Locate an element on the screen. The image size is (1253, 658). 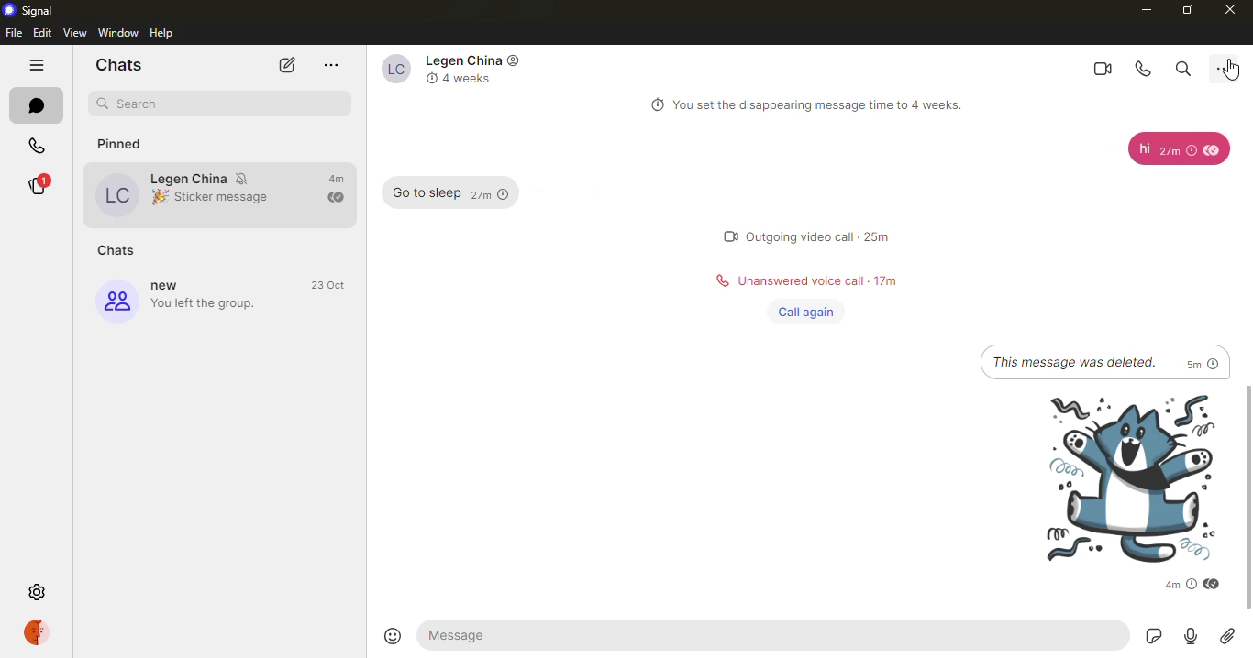
mute notifications is located at coordinates (245, 177).